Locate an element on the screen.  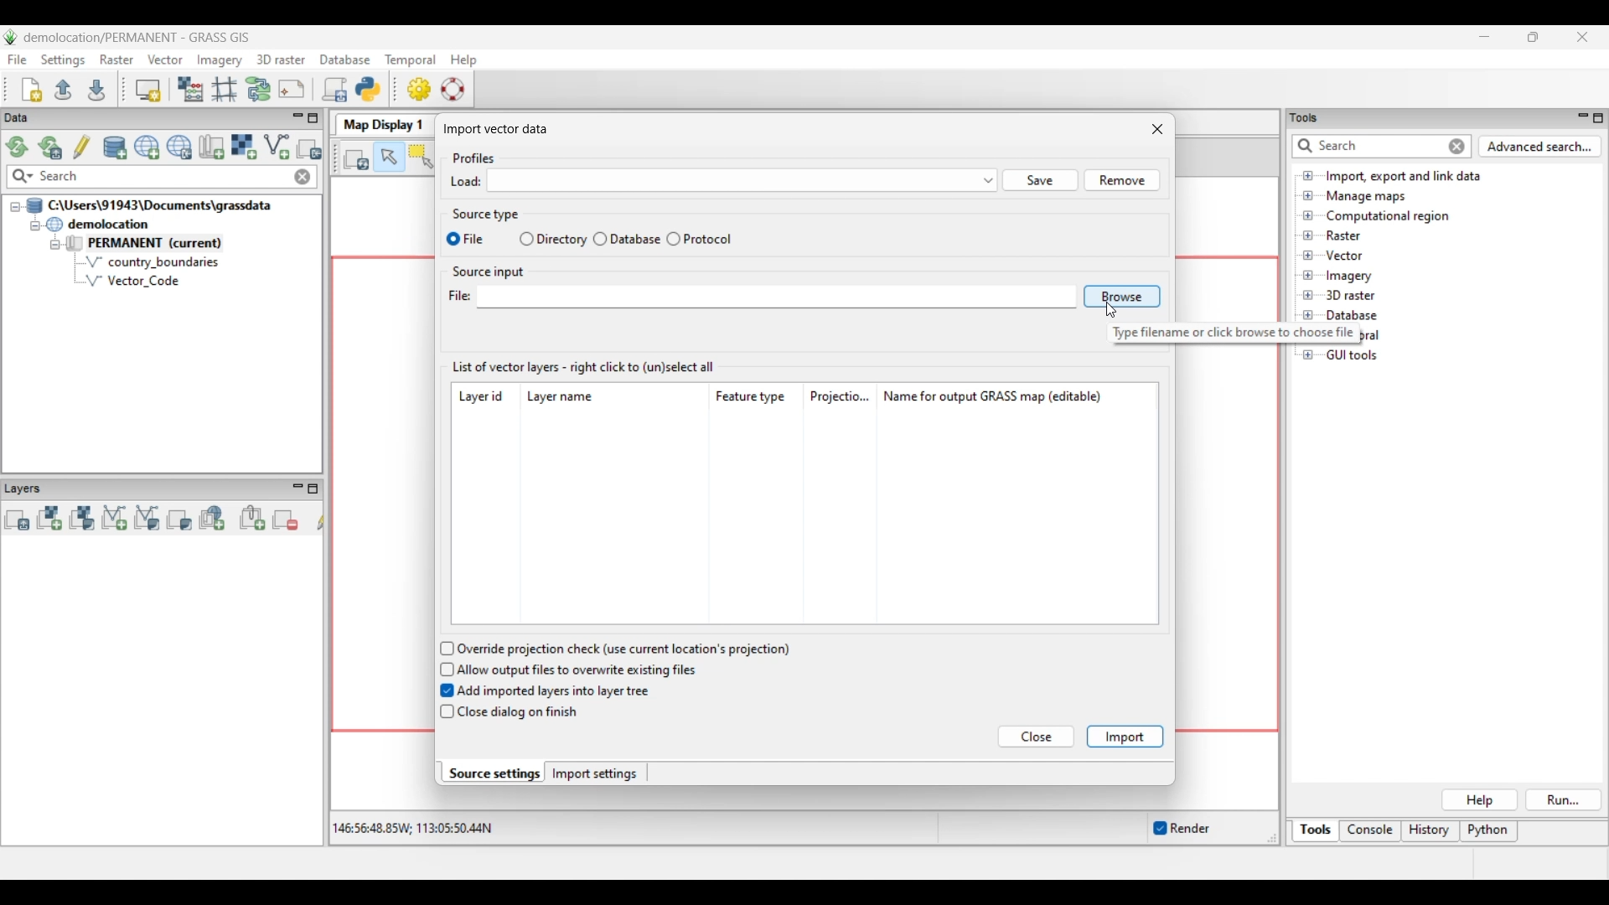
Add imported layers into layer tree is located at coordinates (554, 690).